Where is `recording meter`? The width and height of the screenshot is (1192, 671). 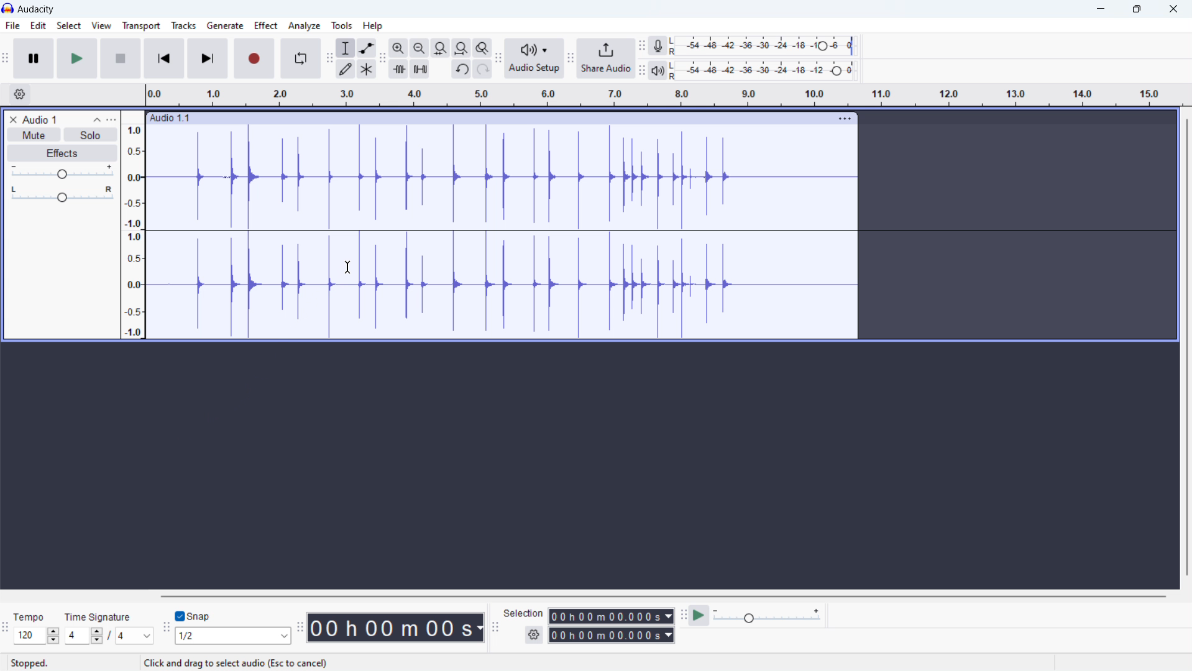
recording meter is located at coordinates (662, 45).